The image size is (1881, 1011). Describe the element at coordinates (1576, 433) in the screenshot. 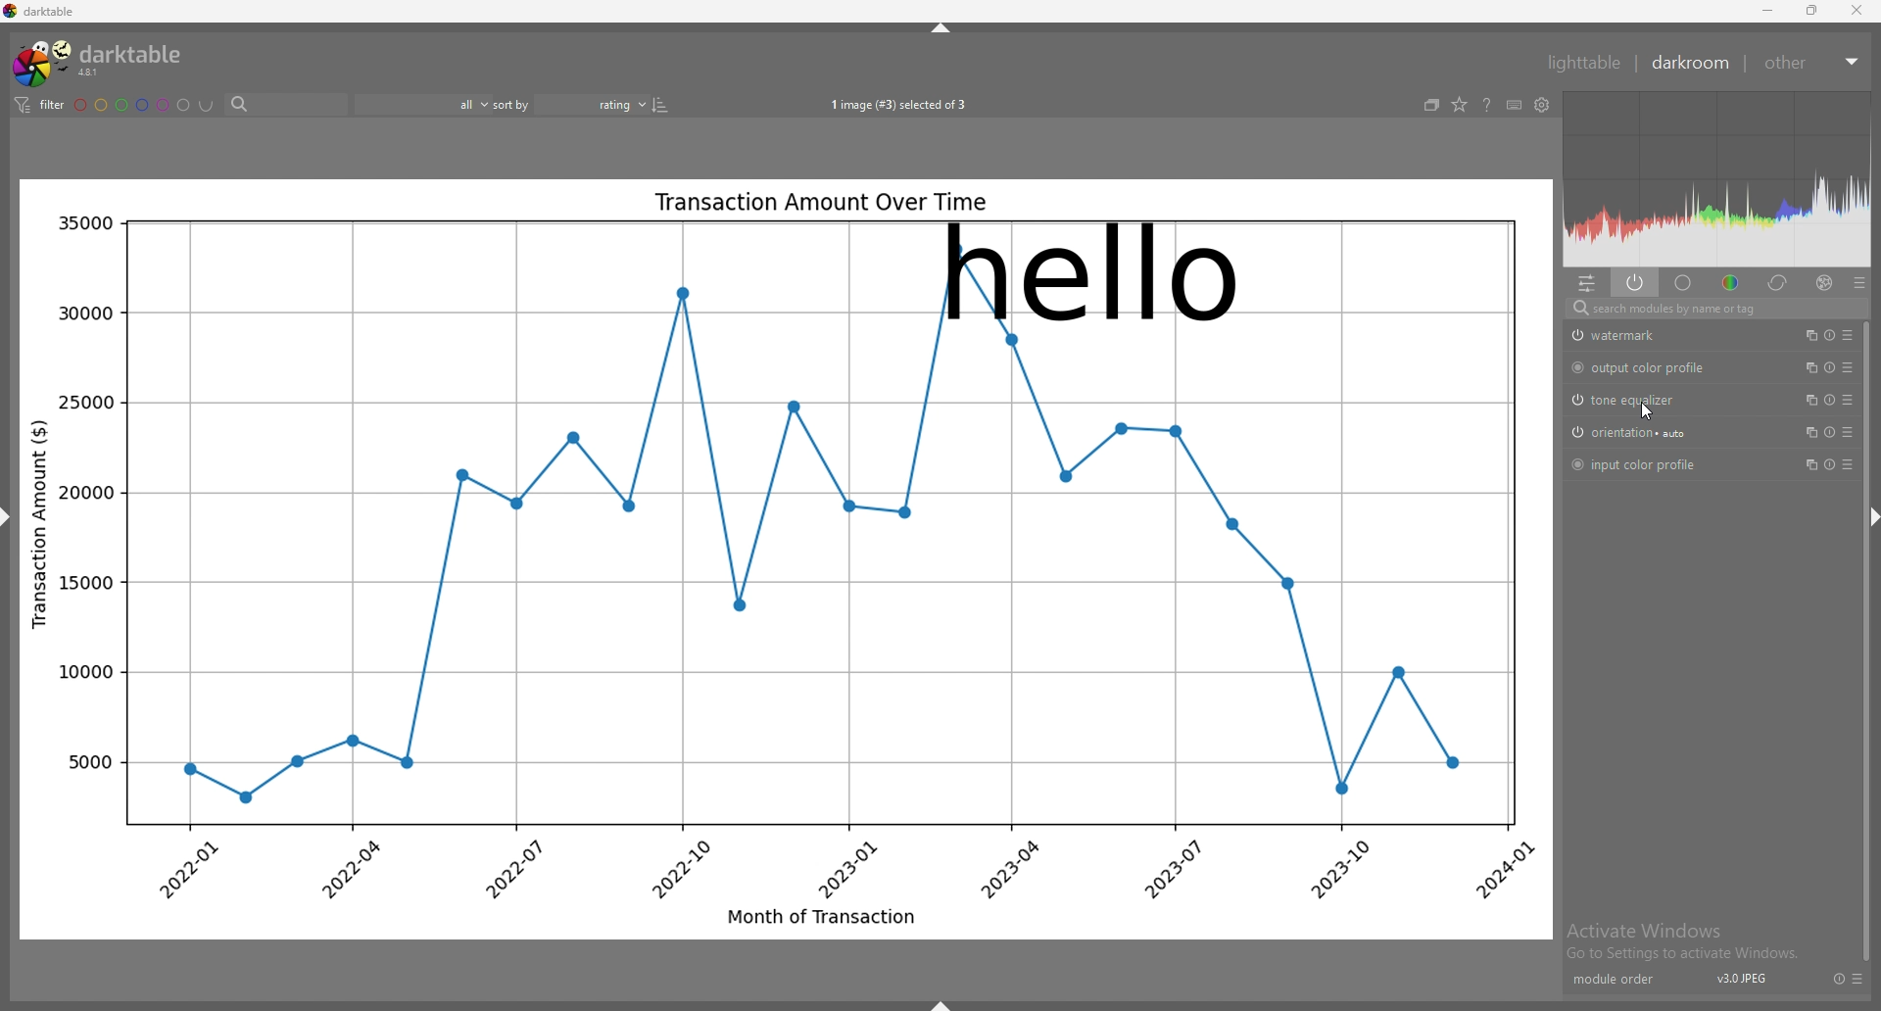

I see `switch off/on` at that location.